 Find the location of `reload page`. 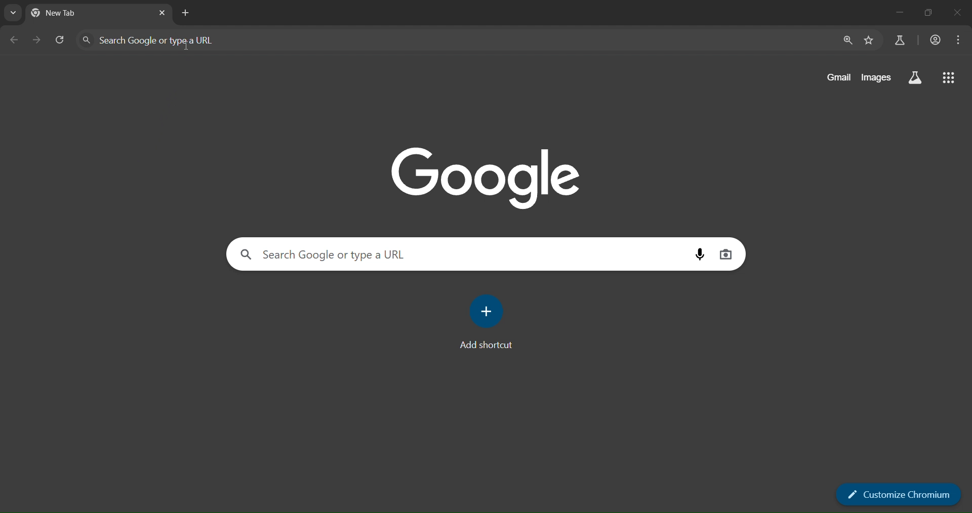

reload page is located at coordinates (60, 40).